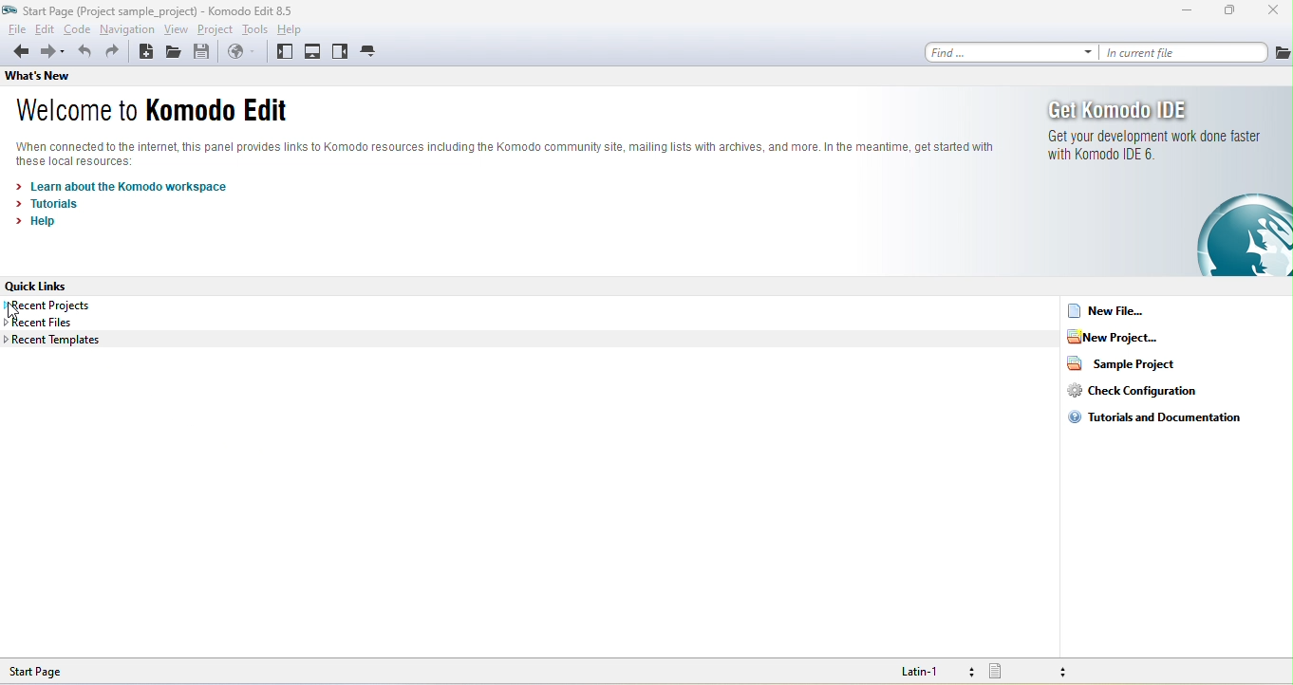 Image resolution: width=1293 pixels, height=685 pixels. Describe the element at coordinates (318, 51) in the screenshot. I see `bottom pane` at that location.